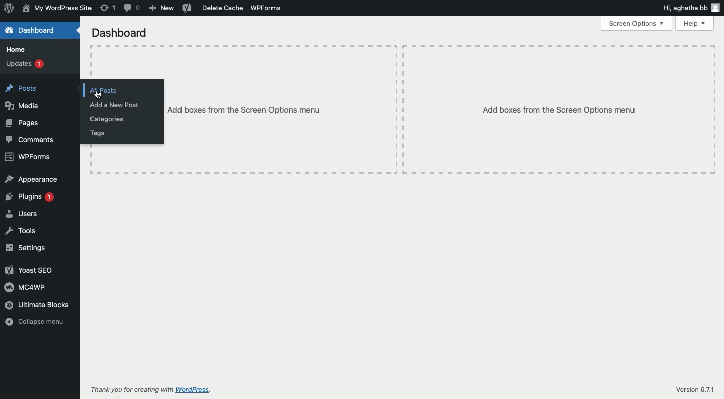 This screenshot has width=724, height=399. Describe the element at coordinates (162, 7) in the screenshot. I see `New` at that location.